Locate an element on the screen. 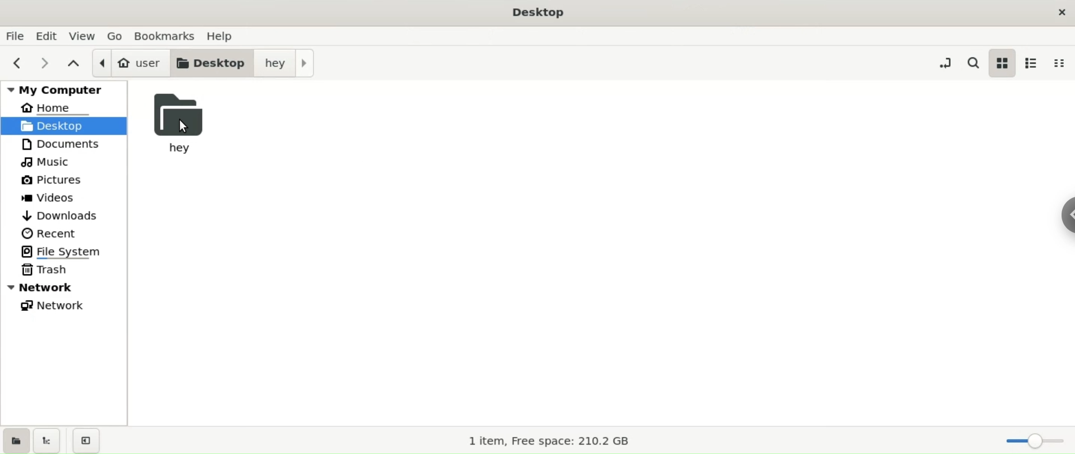 This screenshot has width=1075, height=454. desktop  is located at coordinates (212, 62).